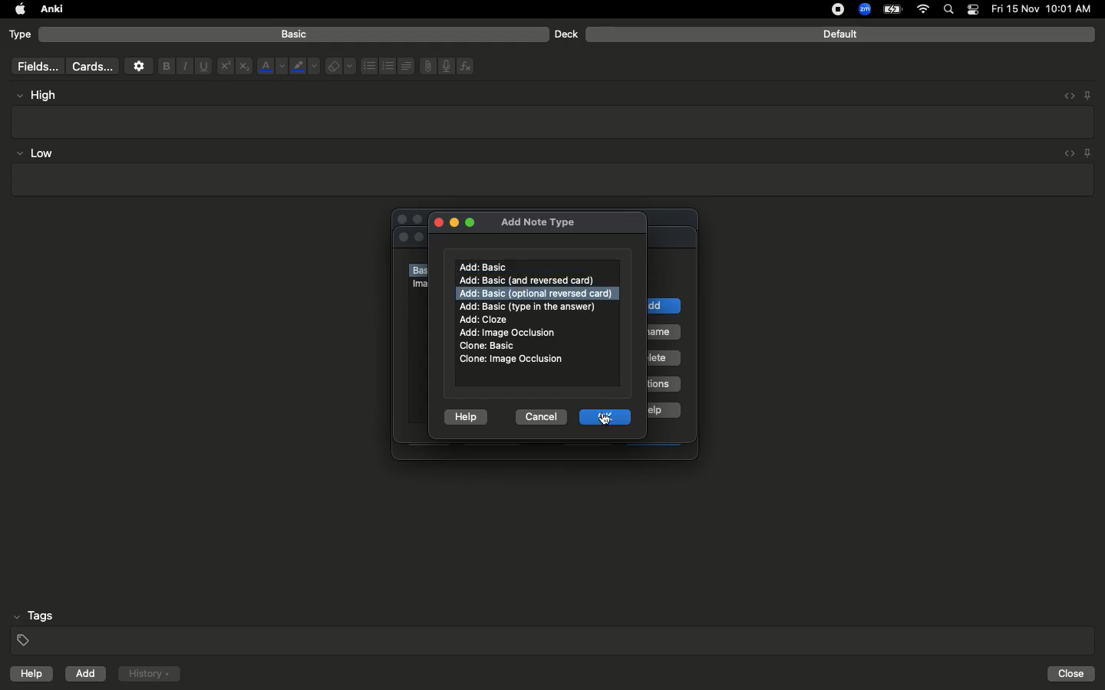  What do you see at coordinates (512, 359) in the screenshot?
I see `Clone image occlusion` at bounding box center [512, 359].